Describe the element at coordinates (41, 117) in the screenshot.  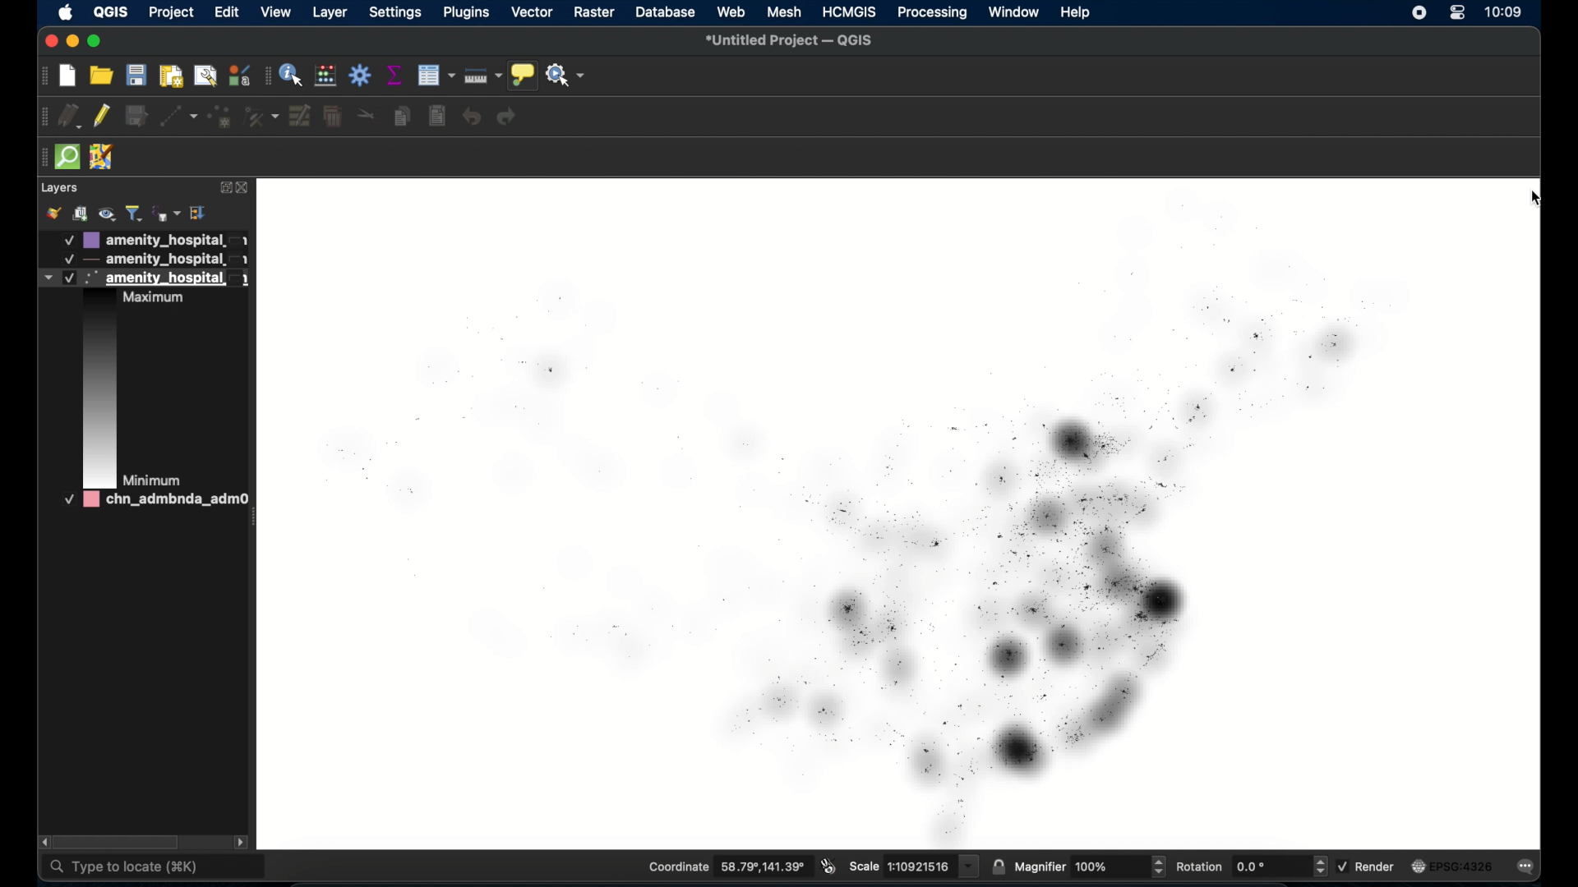
I see `digitizing with segment` at that location.